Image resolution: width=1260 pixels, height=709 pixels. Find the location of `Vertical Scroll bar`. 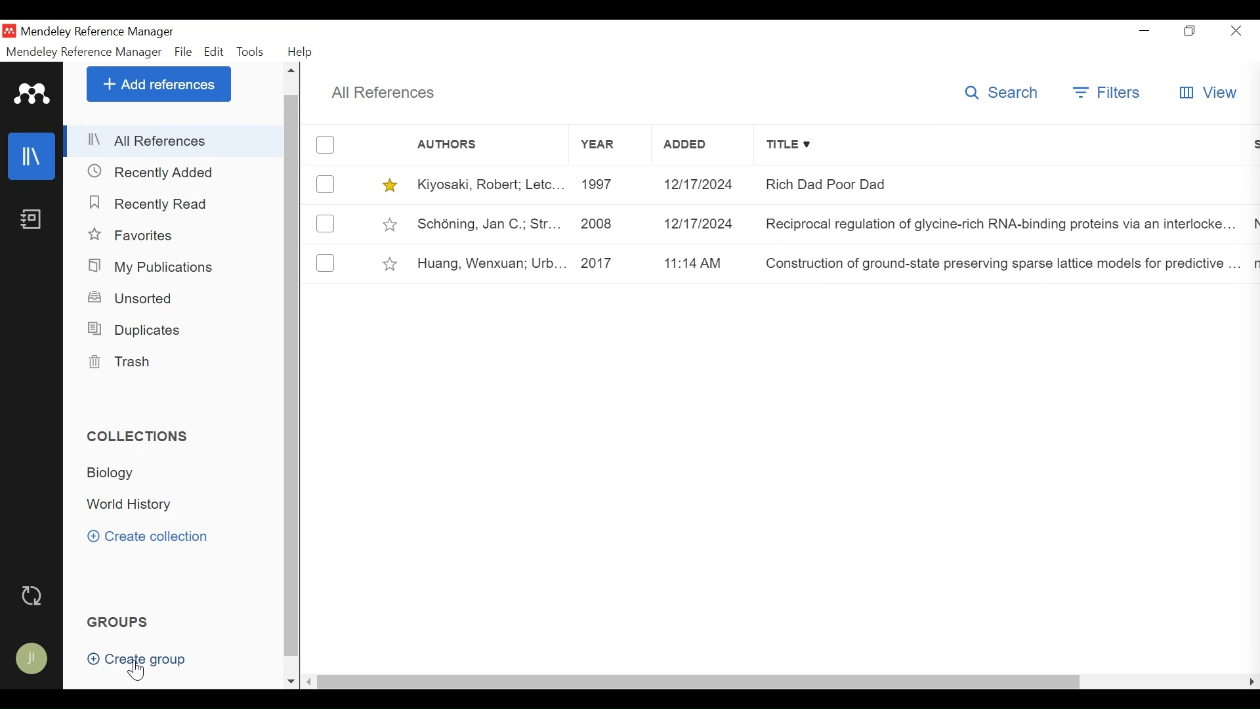

Vertical Scroll bar is located at coordinates (293, 376).